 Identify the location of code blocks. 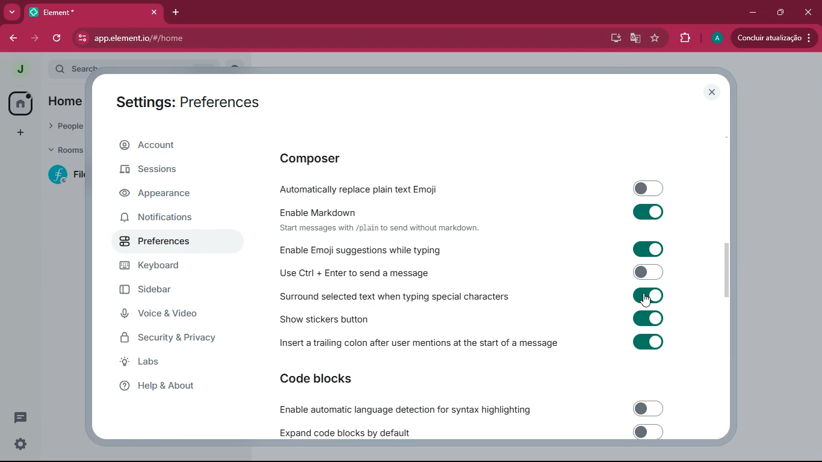
(336, 381).